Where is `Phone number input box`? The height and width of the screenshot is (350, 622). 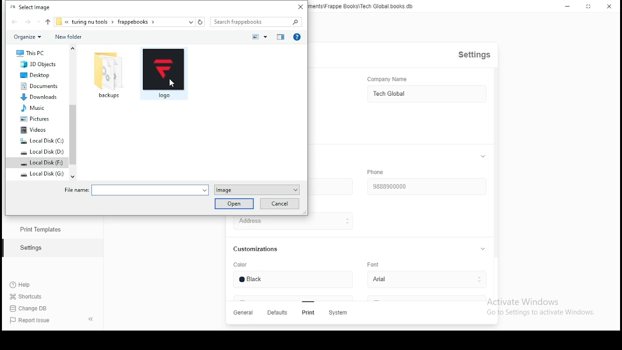
Phone number input box is located at coordinates (426, 186).